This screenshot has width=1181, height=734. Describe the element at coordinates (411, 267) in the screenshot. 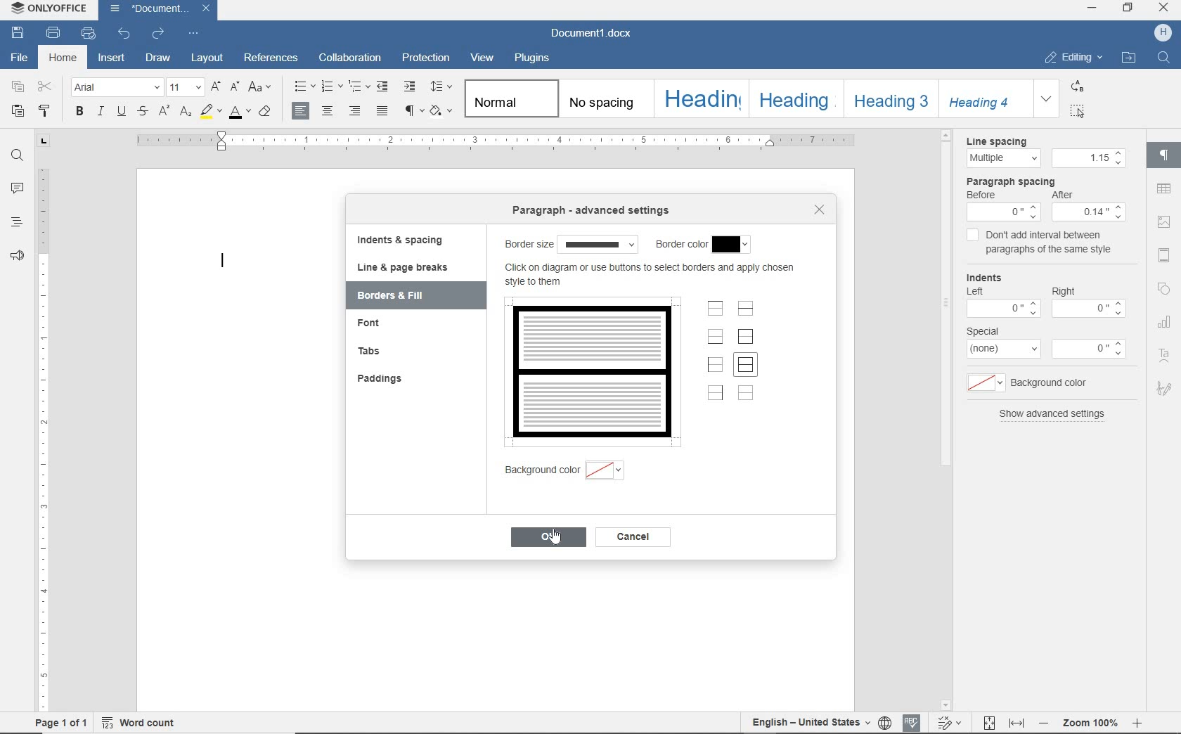

I see `line & page breaks` at that location.